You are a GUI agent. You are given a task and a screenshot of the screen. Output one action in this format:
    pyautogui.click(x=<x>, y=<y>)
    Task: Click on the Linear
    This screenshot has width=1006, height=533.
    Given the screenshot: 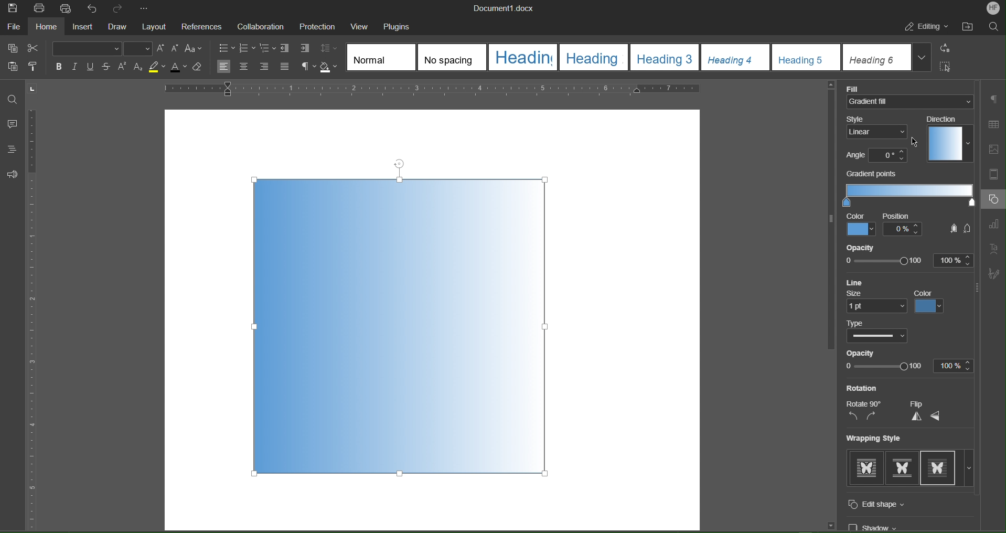 What is the action you would take?
    pyautogui.click(x=879, y=131)
    